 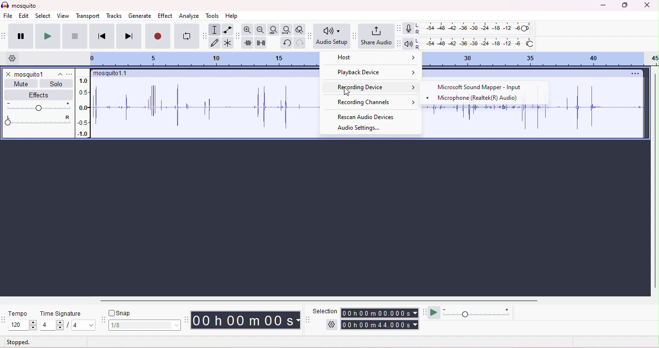 I want to click on recording level, so click(x=476, y=28).